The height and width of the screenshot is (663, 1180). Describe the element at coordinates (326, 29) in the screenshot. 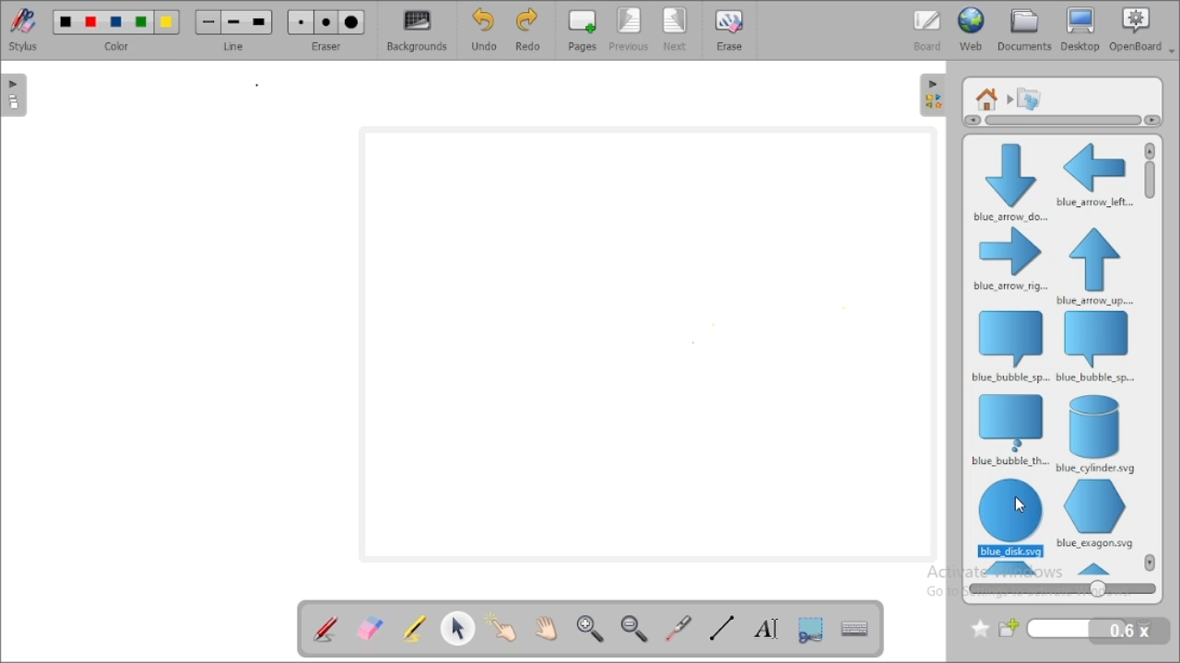

I see `eraser` at that location.